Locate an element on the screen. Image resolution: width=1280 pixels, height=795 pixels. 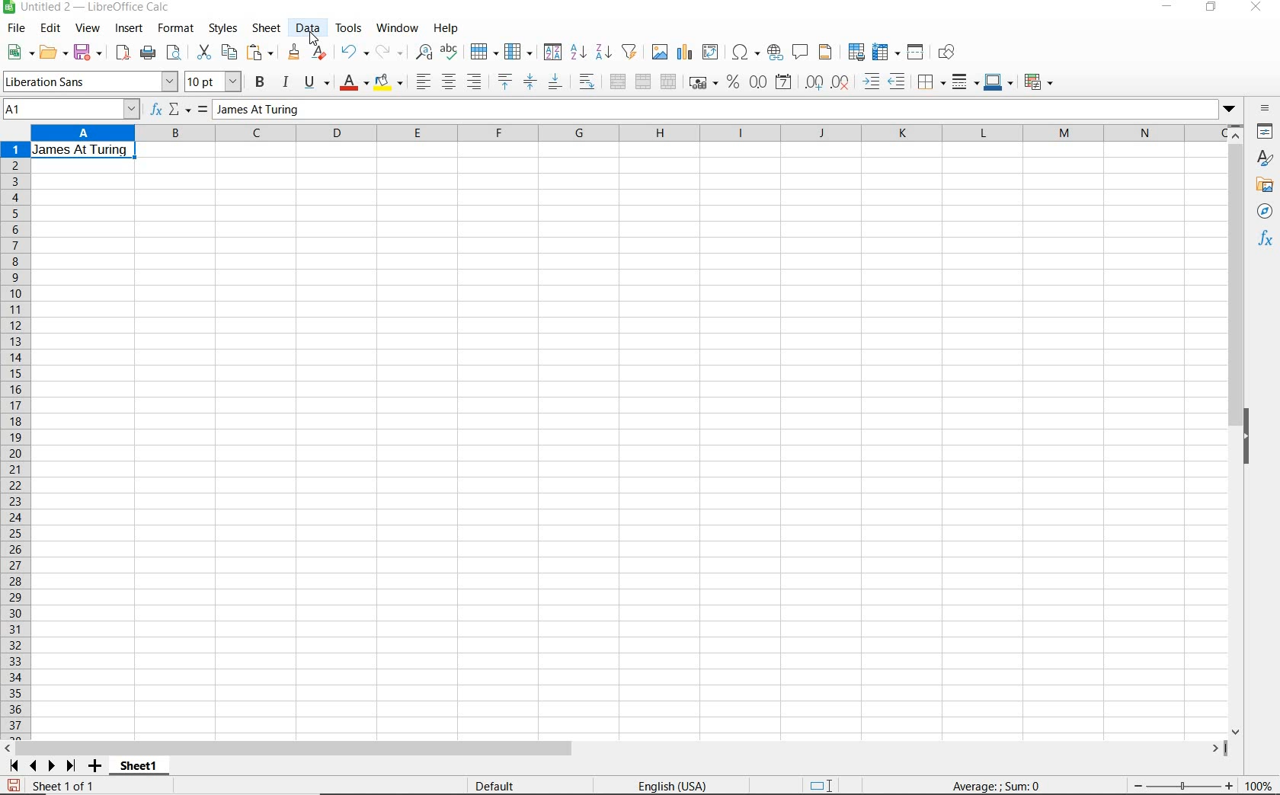
toggle print preview is located at coordinates (177, 54).